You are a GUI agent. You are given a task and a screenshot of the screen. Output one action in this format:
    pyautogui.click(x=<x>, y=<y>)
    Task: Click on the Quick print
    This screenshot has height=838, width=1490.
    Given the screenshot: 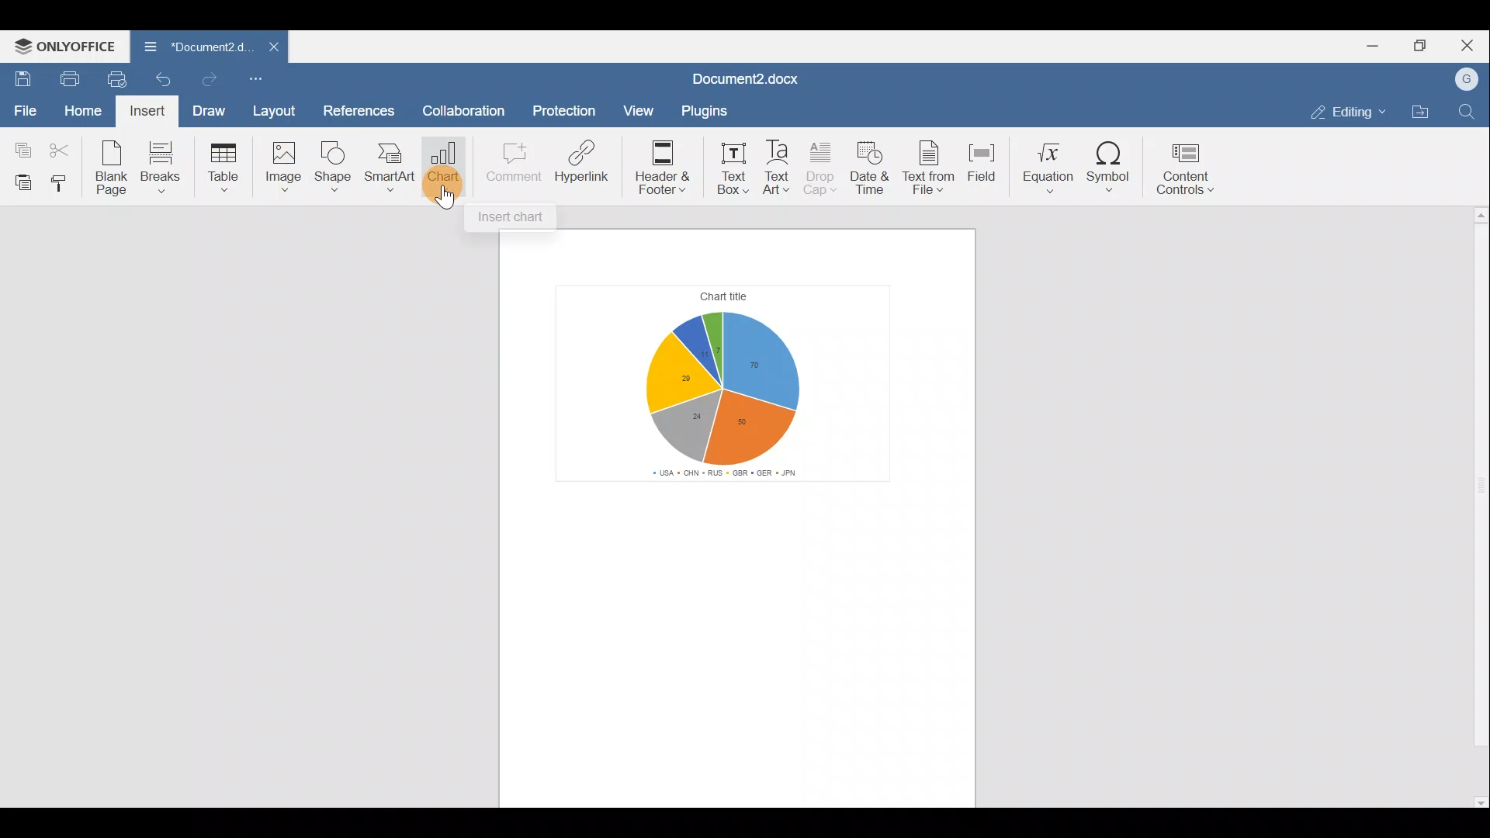 What is the action you would take?
    pyautogui.click(x=118, y=79)
    